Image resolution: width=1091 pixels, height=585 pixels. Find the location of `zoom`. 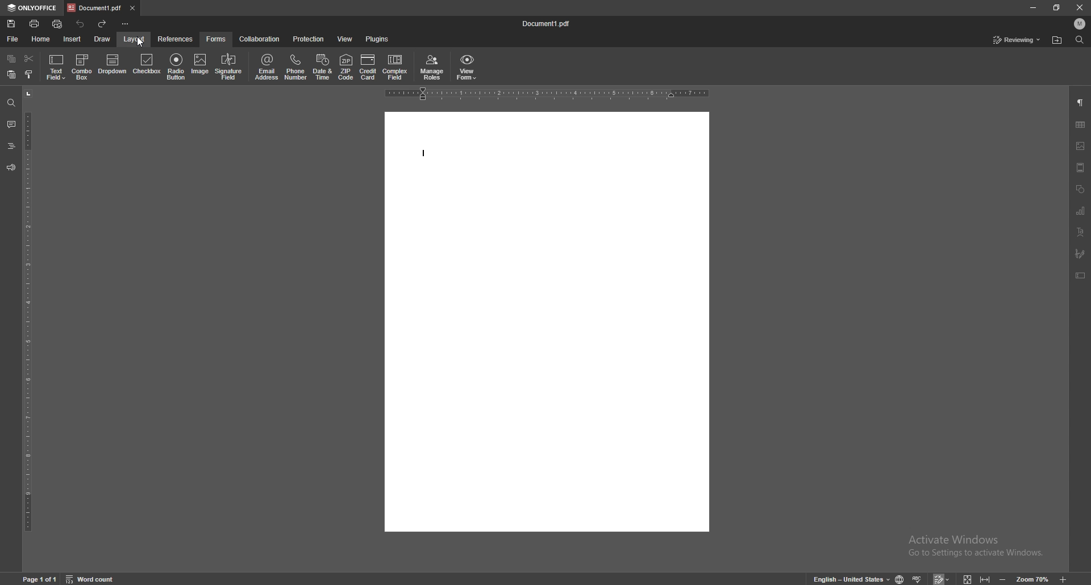

zoom is located at coordinates (1034, 579).